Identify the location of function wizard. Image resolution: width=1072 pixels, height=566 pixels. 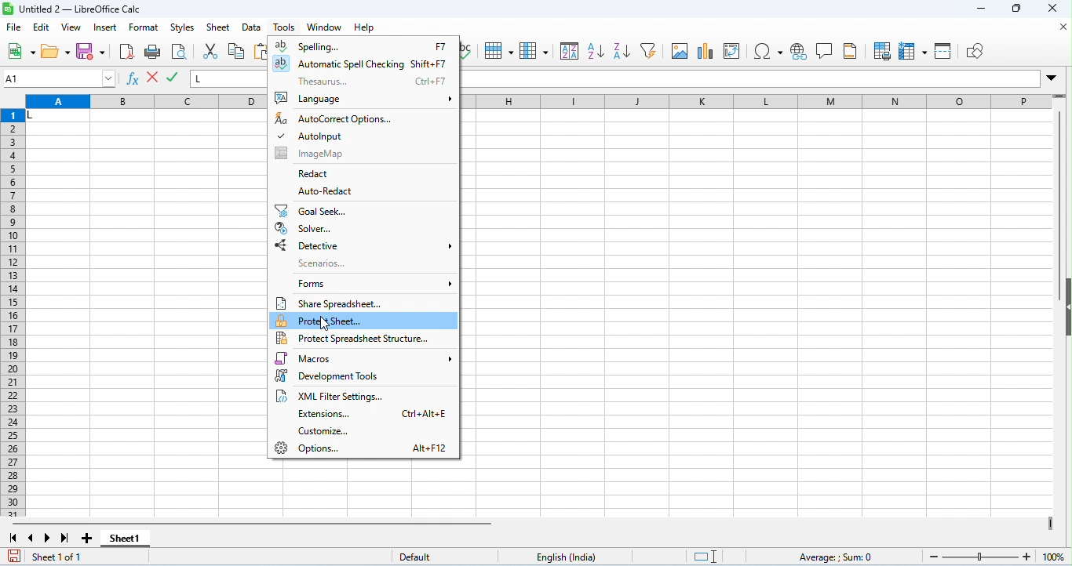
(134, 80).